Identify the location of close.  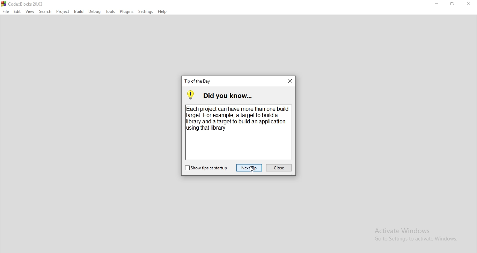
(290, 82).